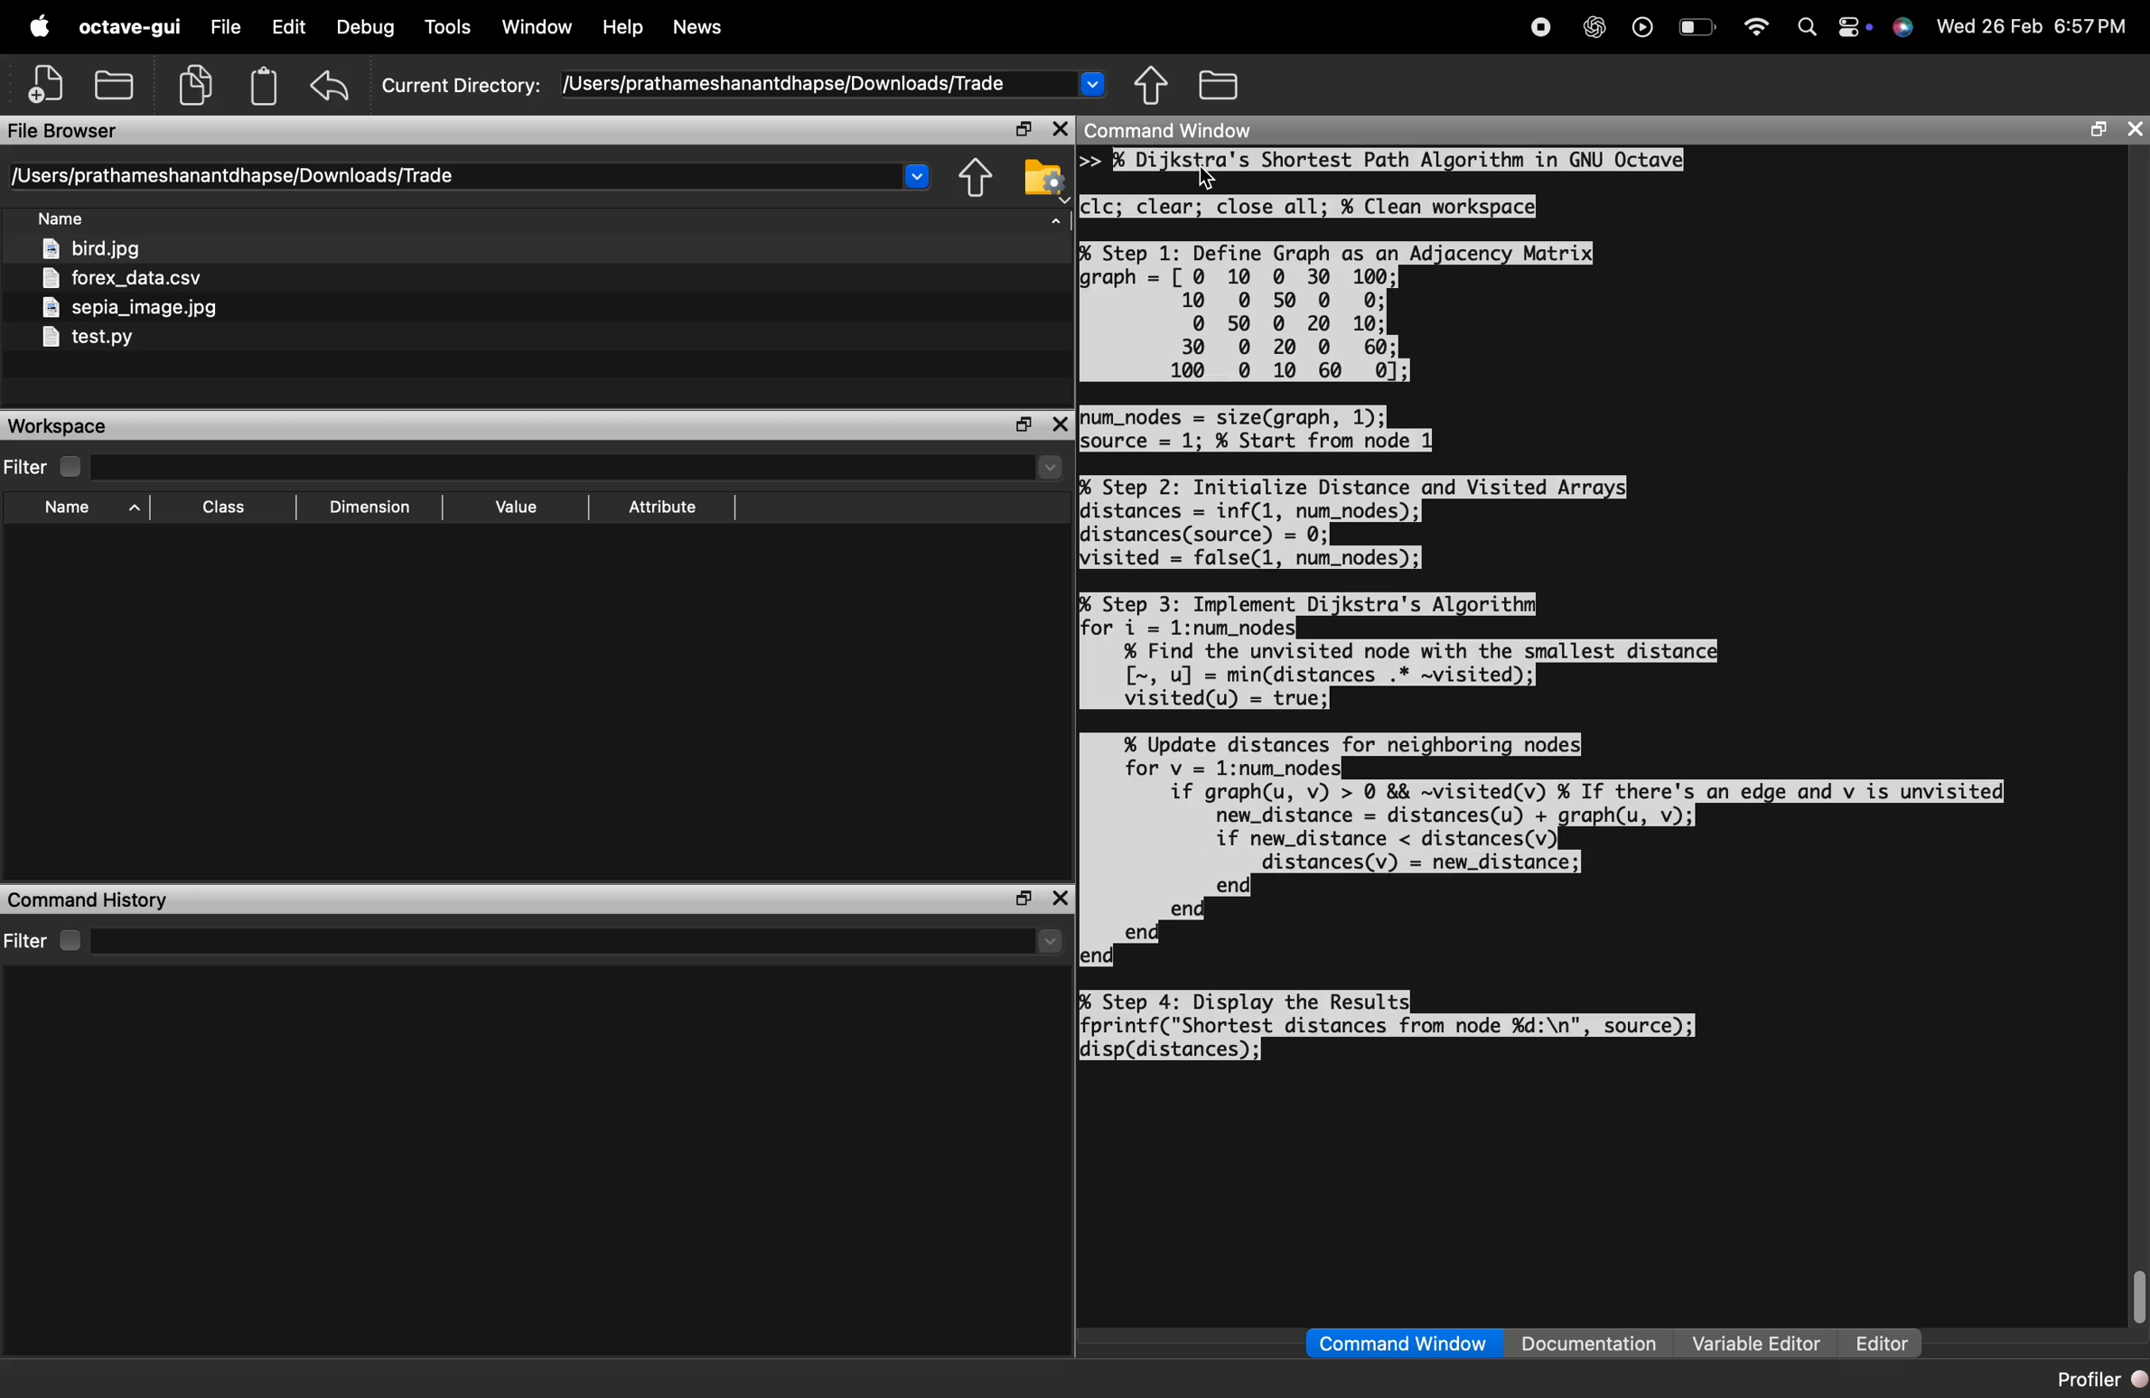  Describe the element at coordinates (701, 28) in the screenshot. I see `news` at that location.